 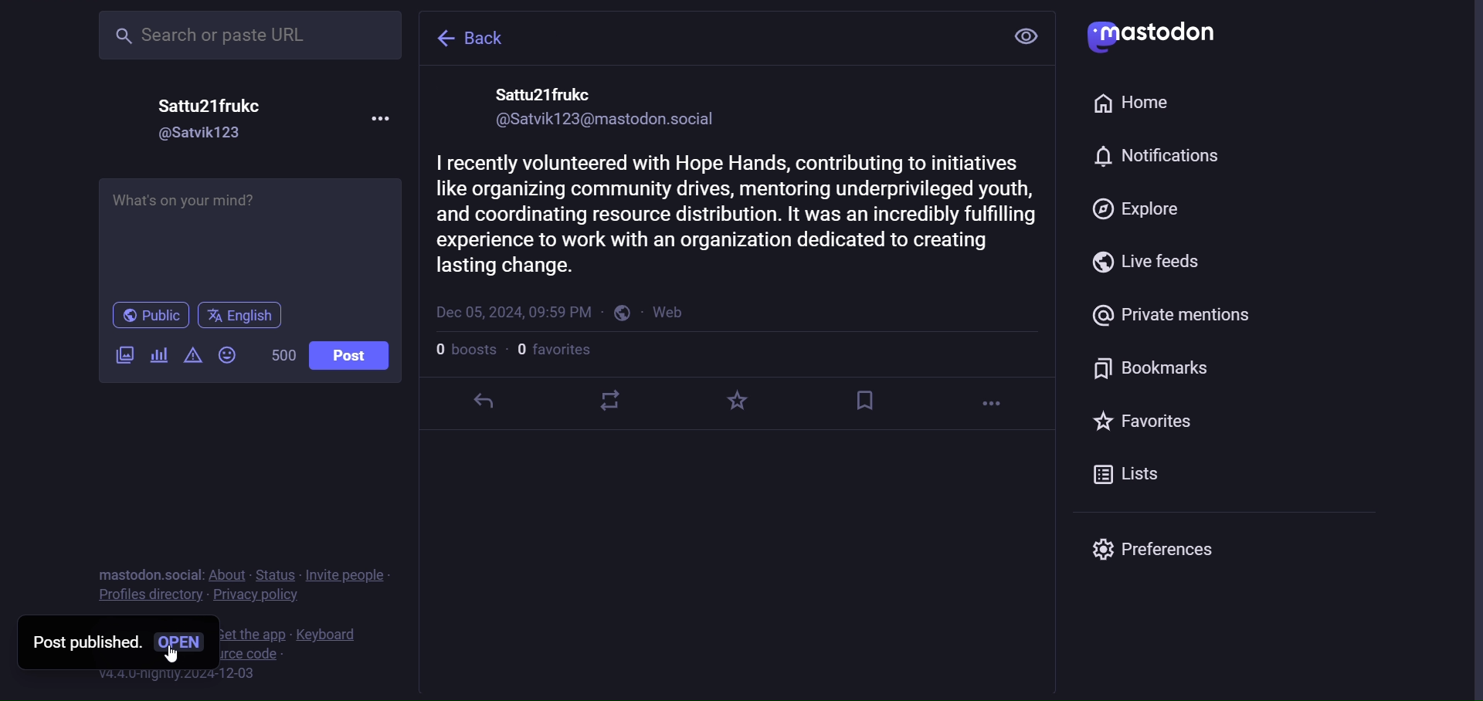 I want to click on home, so click(x=1133, y=97).